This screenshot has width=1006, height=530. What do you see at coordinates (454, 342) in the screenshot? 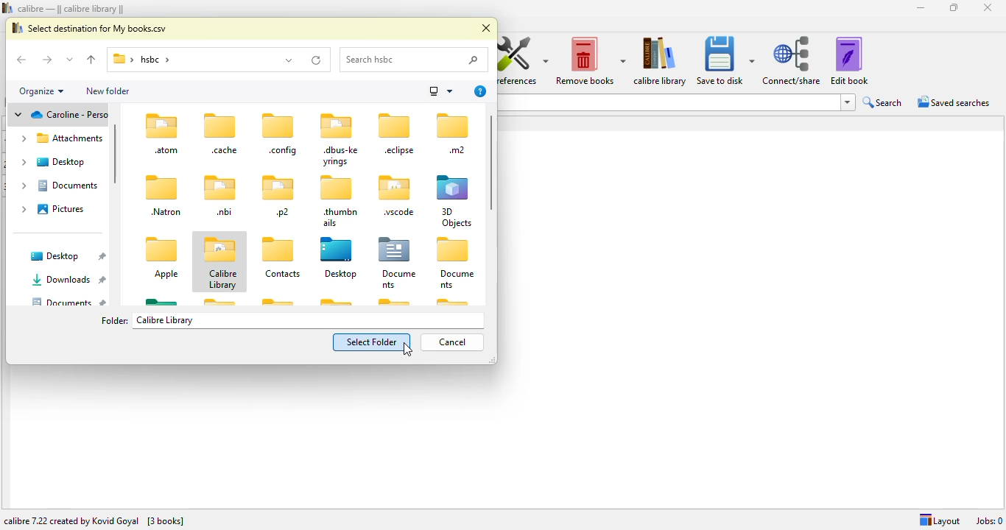
I see `cancel` at bounding box center [454, 342].